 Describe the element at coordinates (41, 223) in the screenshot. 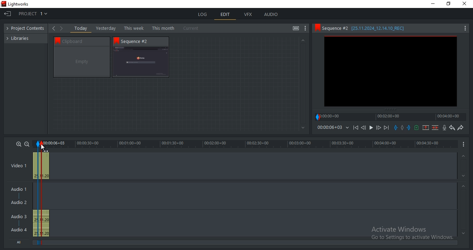

I see `audio` at that location.